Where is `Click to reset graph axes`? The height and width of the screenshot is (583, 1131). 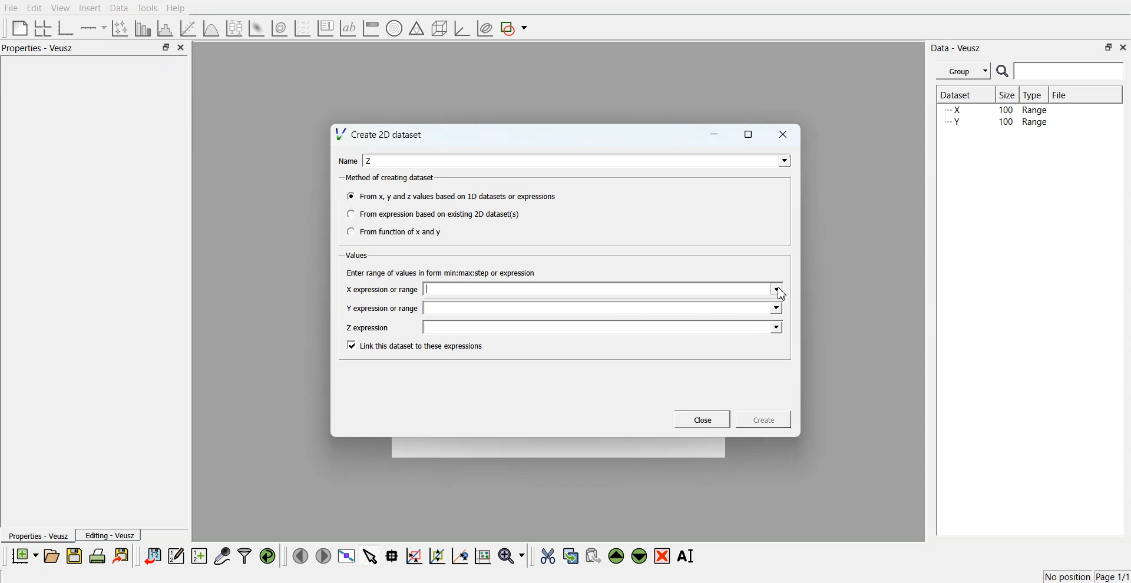 Click to reset graph axes is located at coordinates (482, 555).